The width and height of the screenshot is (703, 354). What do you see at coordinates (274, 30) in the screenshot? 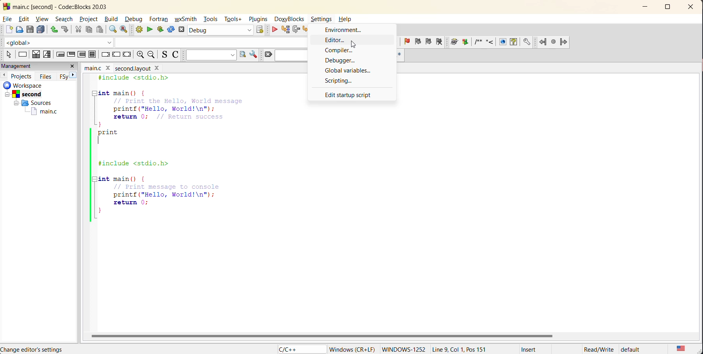
I see `debug` at bounding box center [274, 30].